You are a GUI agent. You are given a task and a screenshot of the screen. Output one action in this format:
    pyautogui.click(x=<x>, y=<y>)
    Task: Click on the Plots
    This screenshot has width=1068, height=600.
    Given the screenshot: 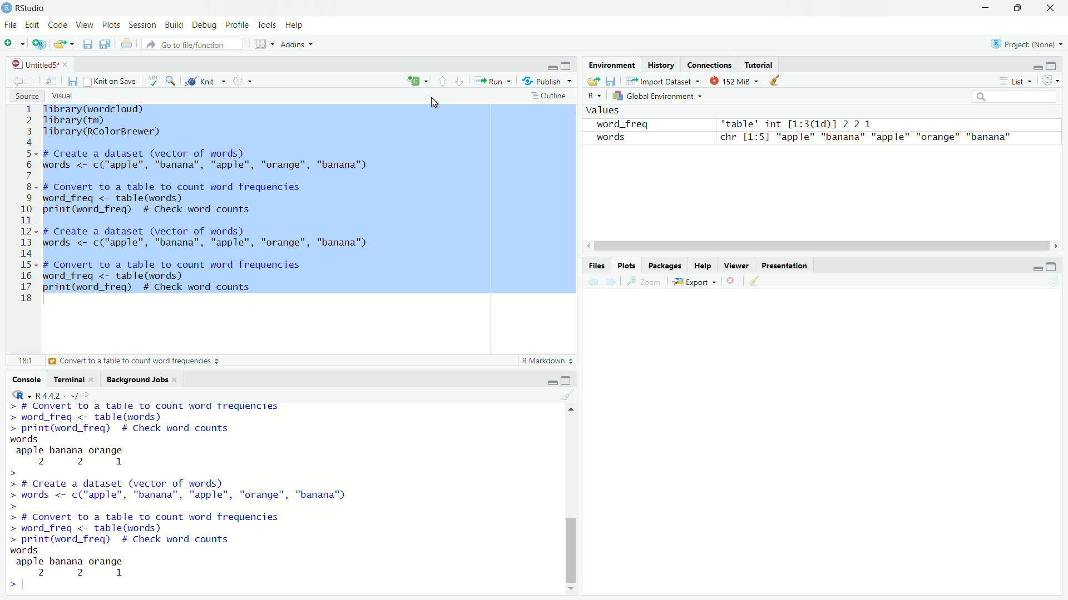 What is the action you would take?
    pyautogui.click(x=111, y=25)
    